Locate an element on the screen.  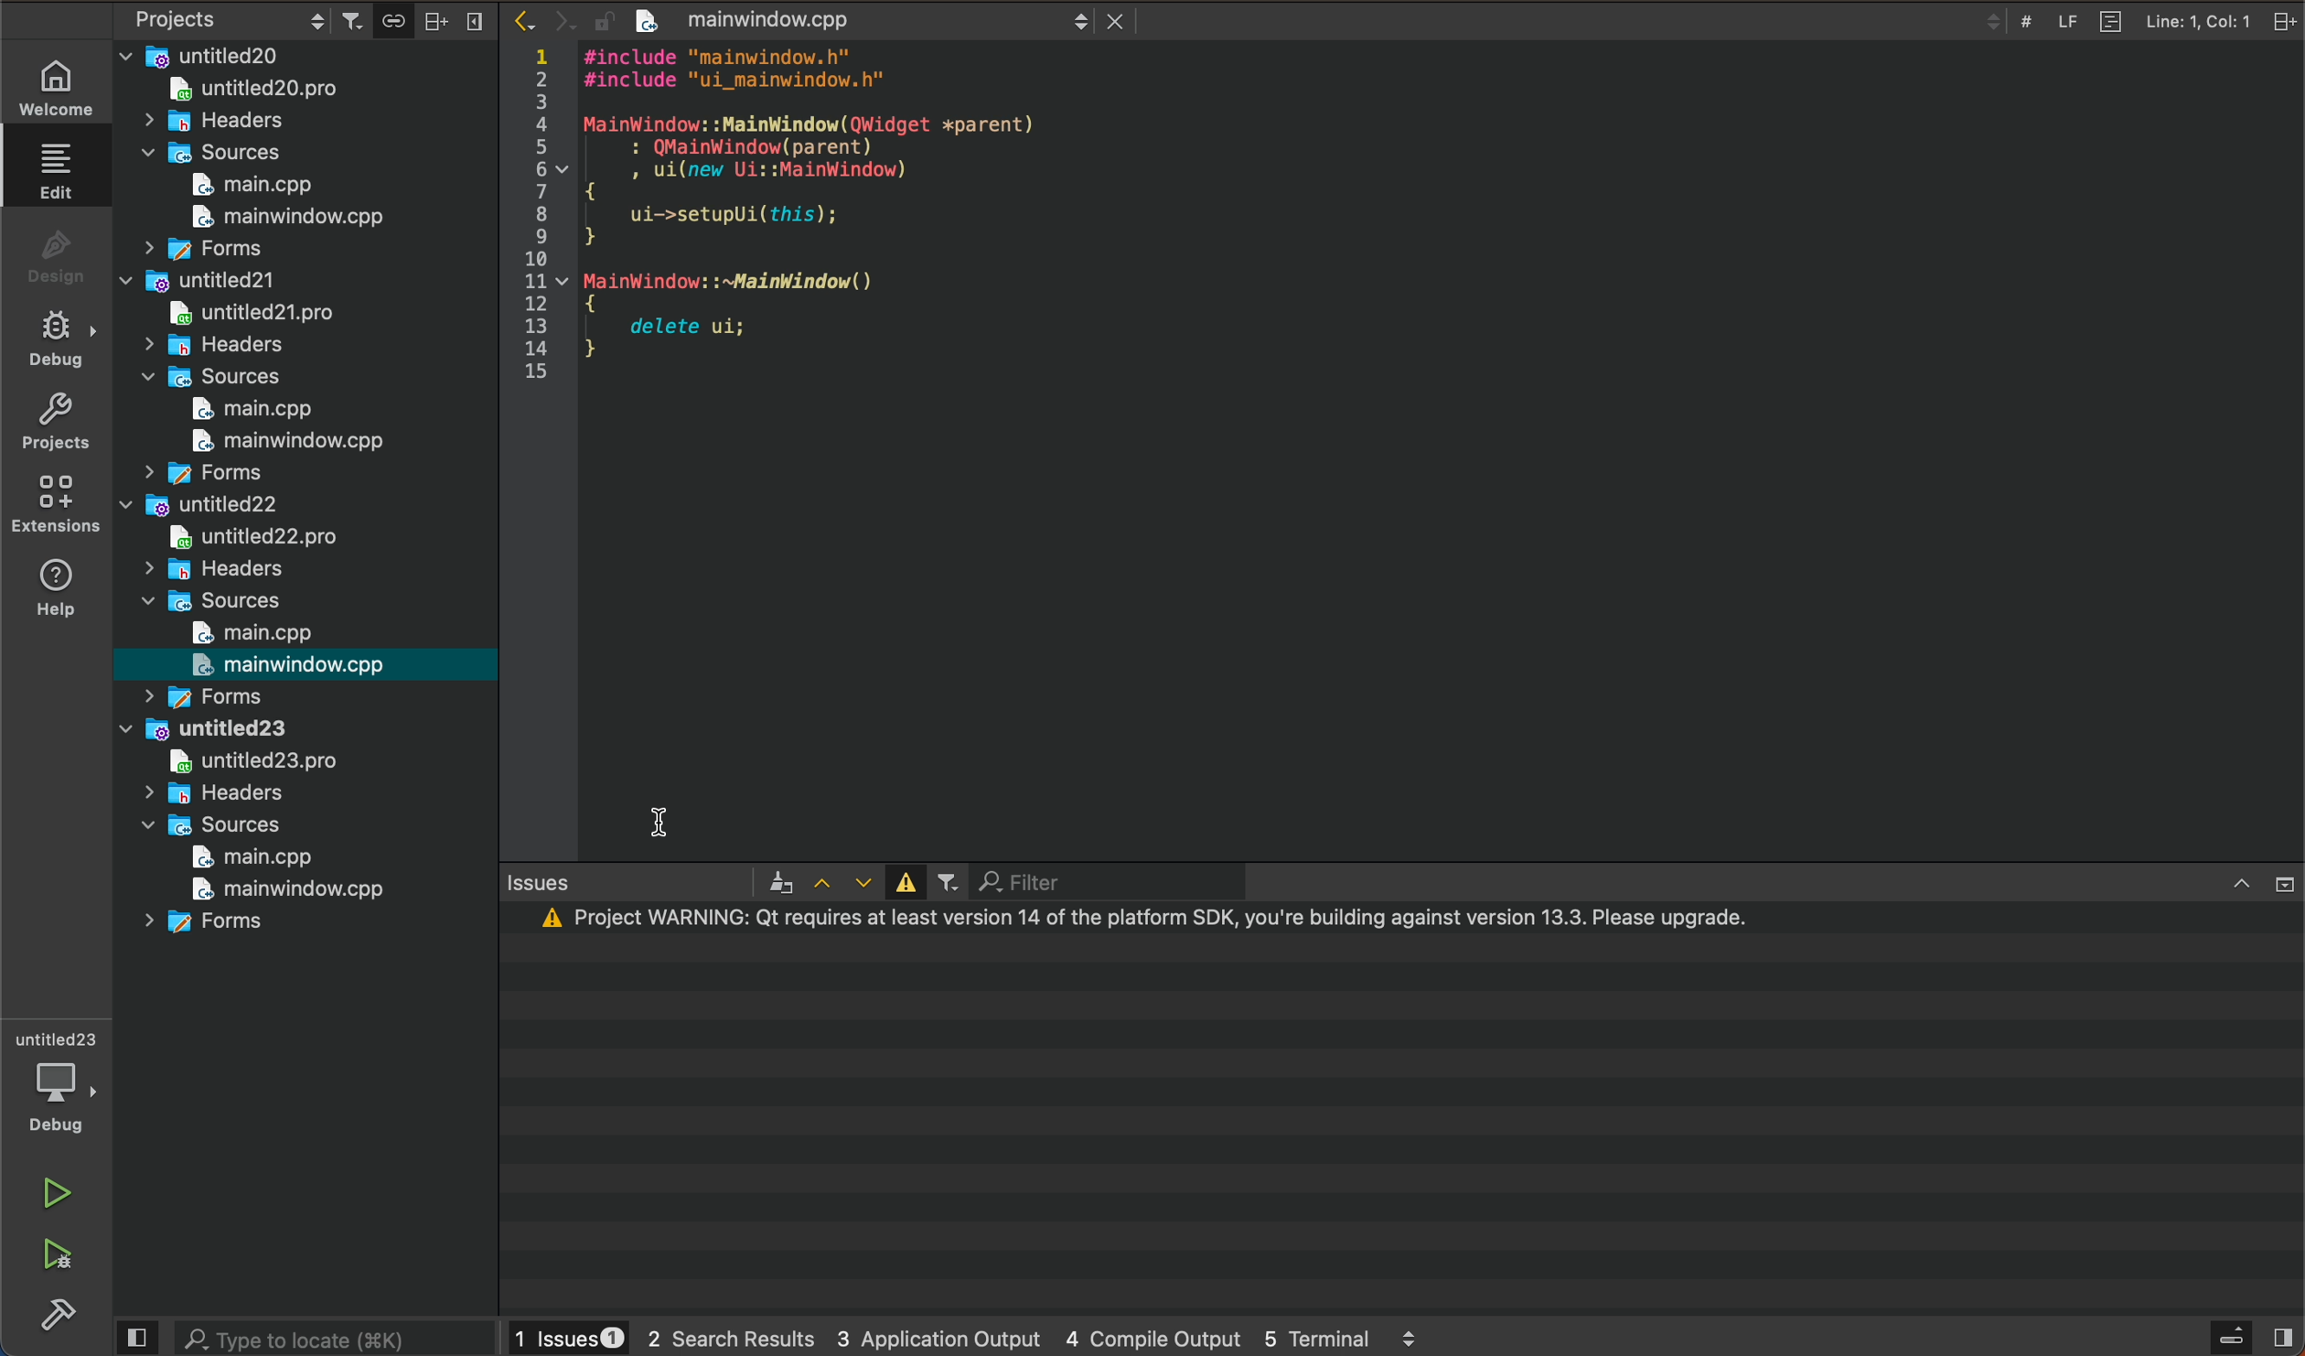
sources is located at coordinates (220, 153).